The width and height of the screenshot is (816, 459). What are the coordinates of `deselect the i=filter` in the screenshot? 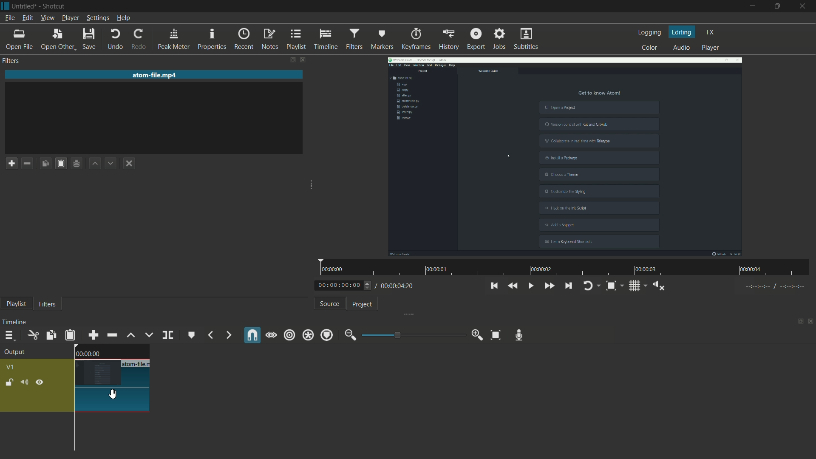 It's located at (130, 163).